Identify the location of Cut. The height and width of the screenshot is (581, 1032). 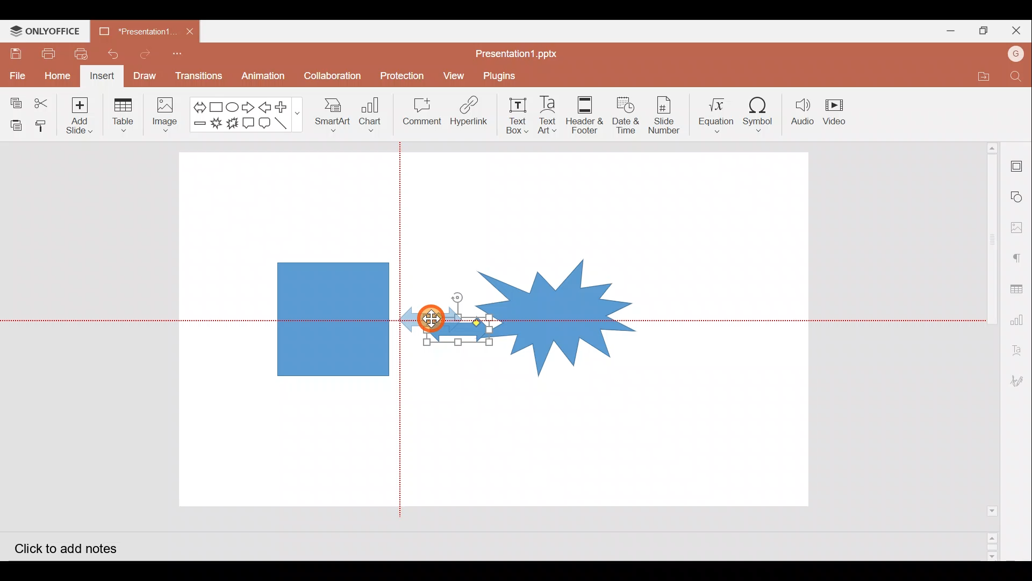
(48, 101).